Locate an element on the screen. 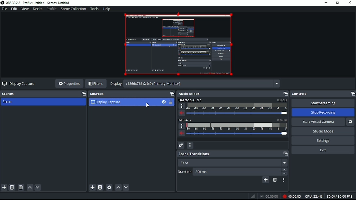 Image resolution: width=356 pixels, height=200 pixels. Filters is located at coordinates (96, 84).